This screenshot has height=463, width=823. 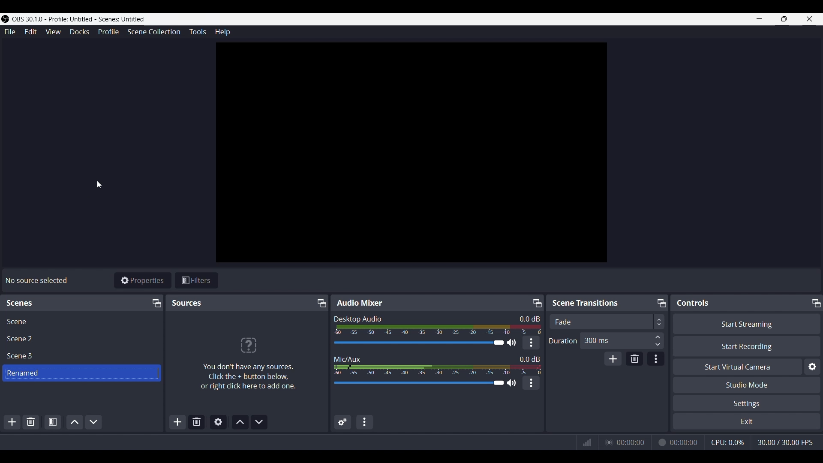 I want to click on Properties, so click(x=142, y=280).